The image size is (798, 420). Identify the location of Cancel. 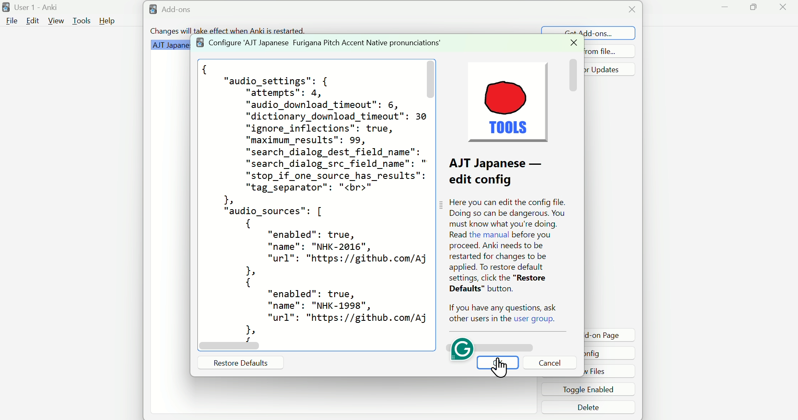
(550, 364).